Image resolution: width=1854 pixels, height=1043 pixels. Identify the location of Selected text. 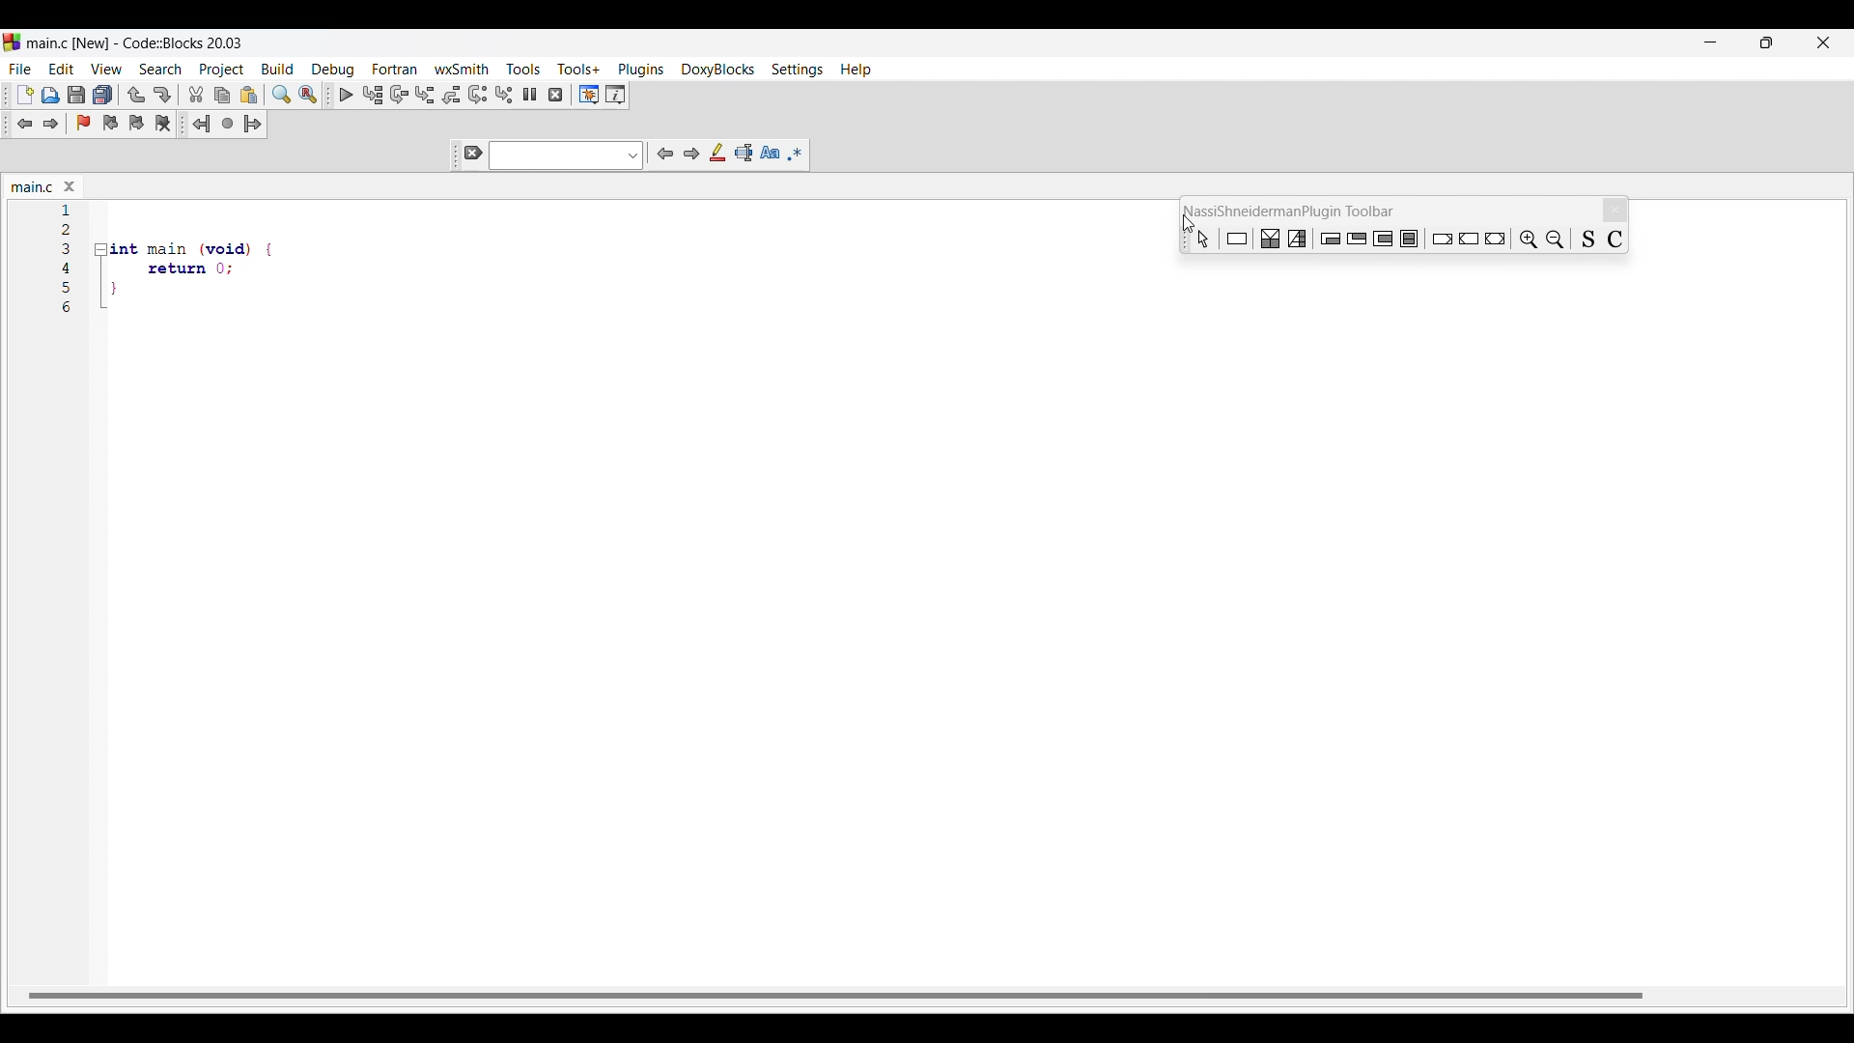
(744, 153).